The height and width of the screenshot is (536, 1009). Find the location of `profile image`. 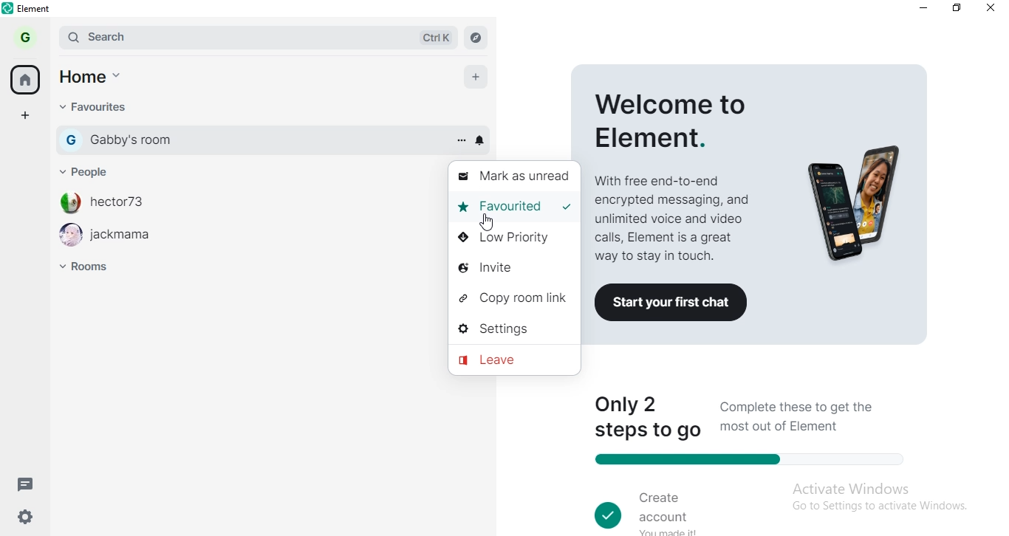

profile image is located at coordinates (69, 238).